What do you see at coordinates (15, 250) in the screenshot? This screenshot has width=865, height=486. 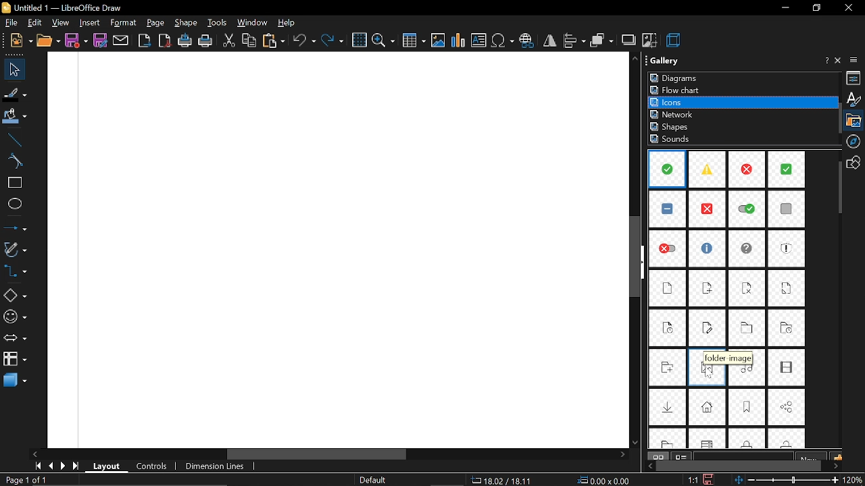 I see `curves and polygons` at bounding box center [15, 250].